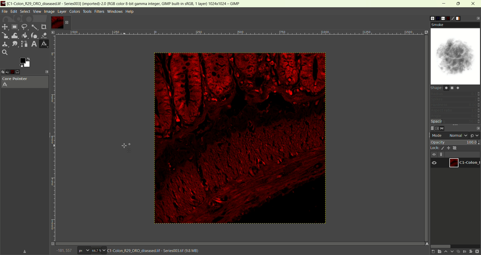  I want to click on delete layer, so click(477, 252).